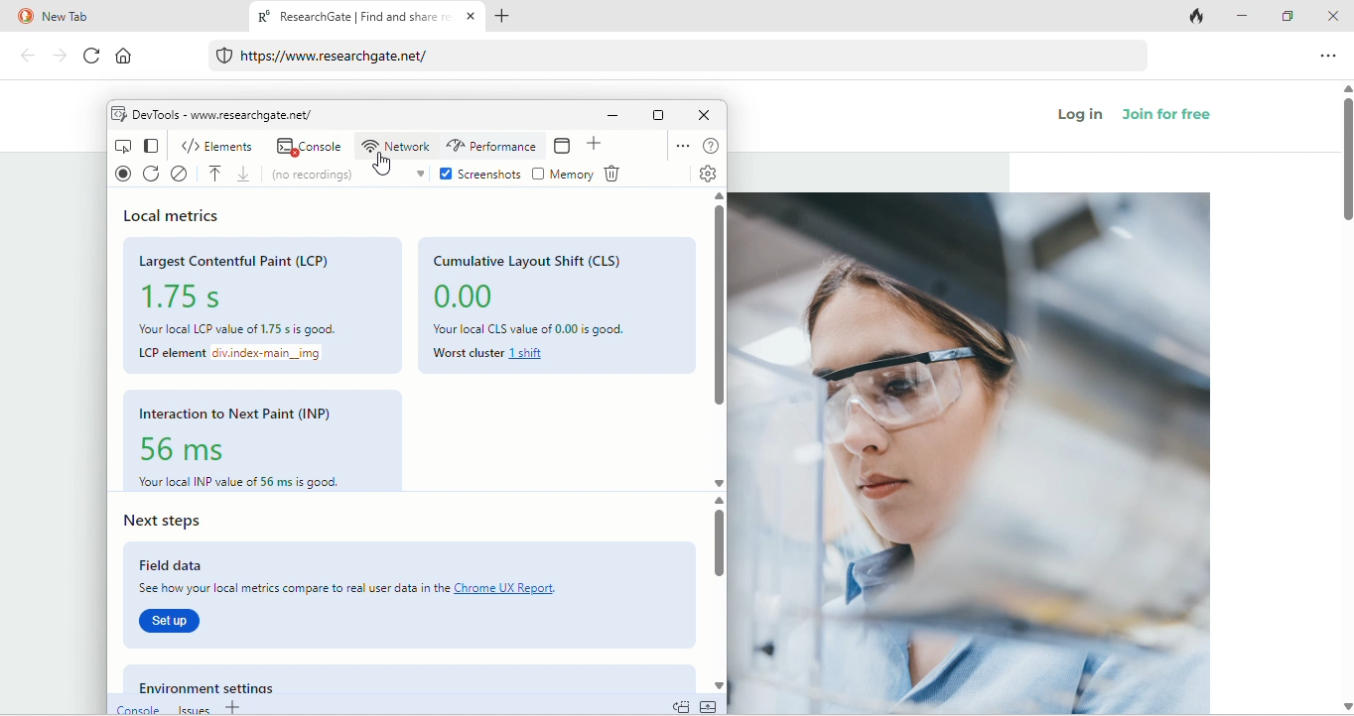 Image resolution: width=1354 pixels, height=716 pixels. I want to click on track tab, so click(1199, 18).